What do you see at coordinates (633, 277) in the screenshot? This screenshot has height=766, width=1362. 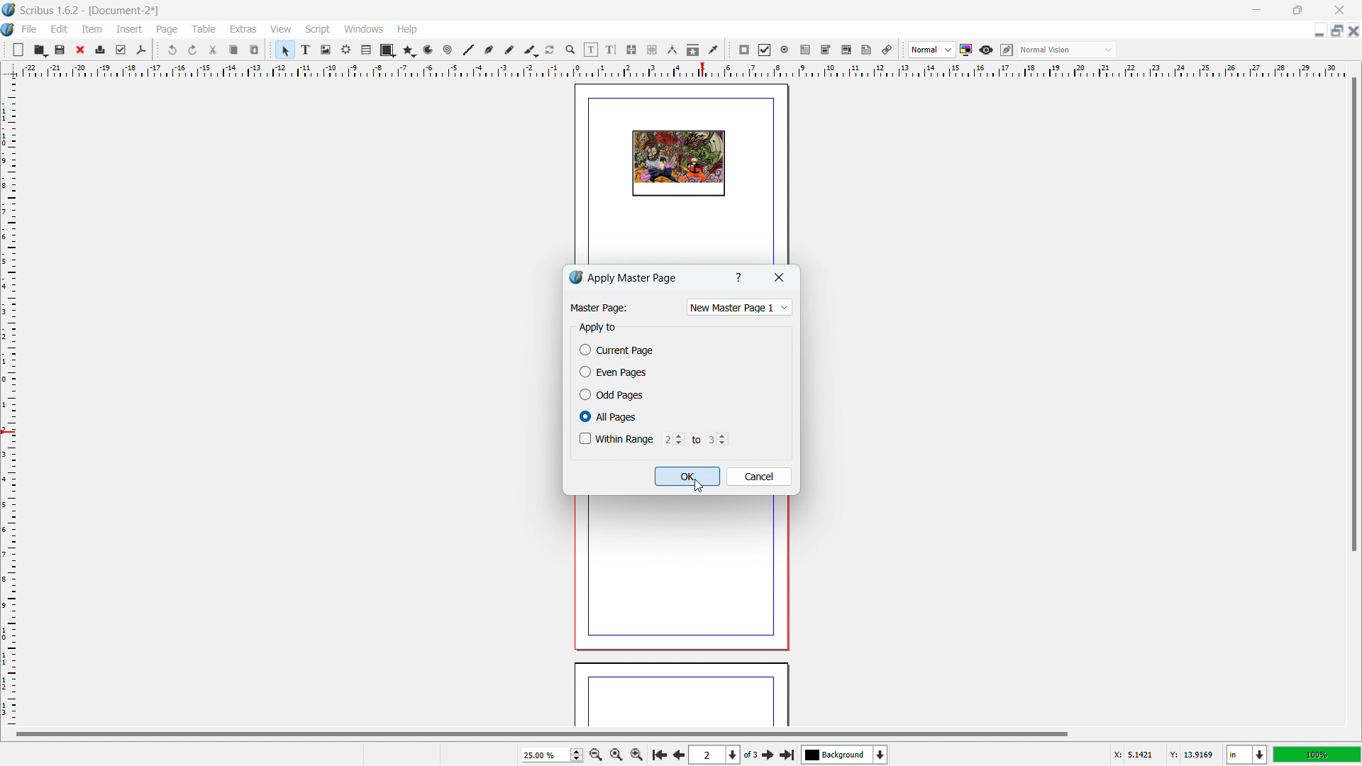 I see `apply master page` at bounding box center [633, 277].